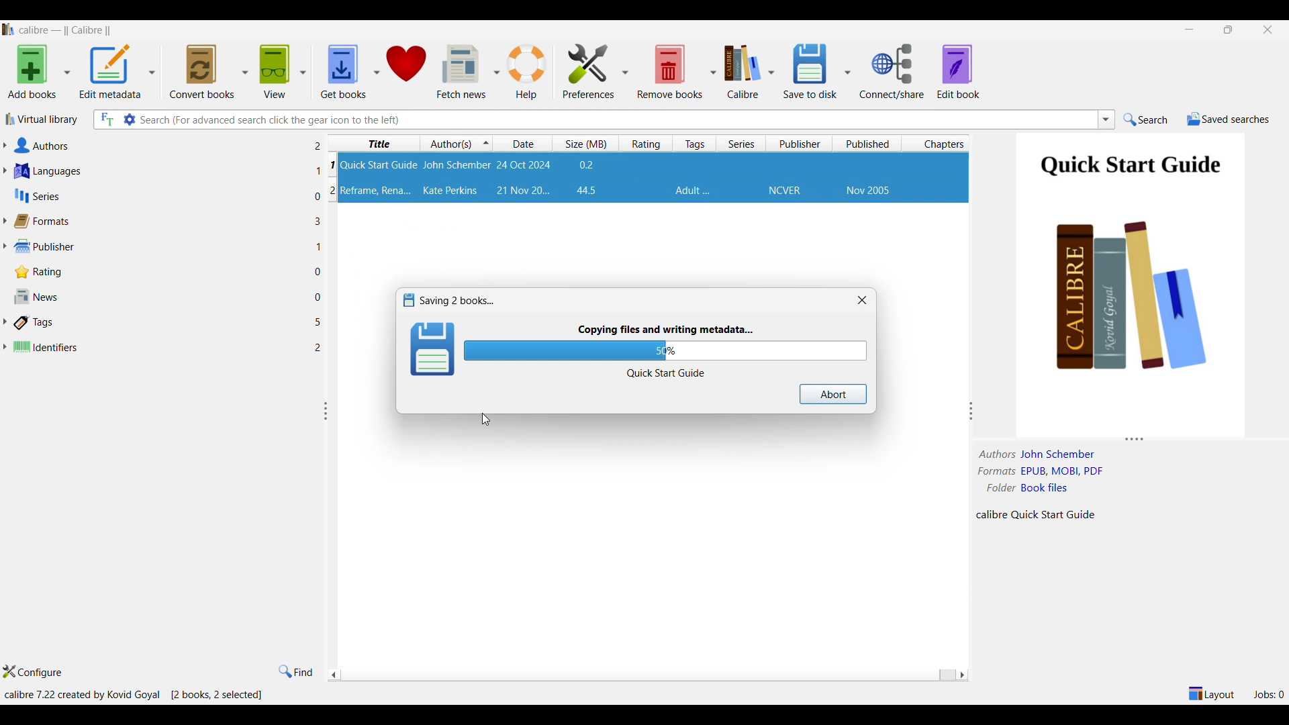  I want to click on 3, so click(318, 221).